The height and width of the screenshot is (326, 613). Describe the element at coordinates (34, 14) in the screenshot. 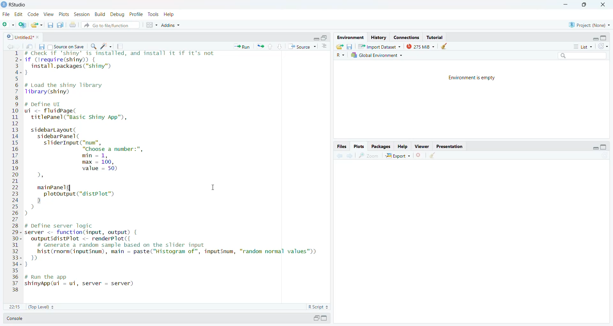

I see `Code` at that location.